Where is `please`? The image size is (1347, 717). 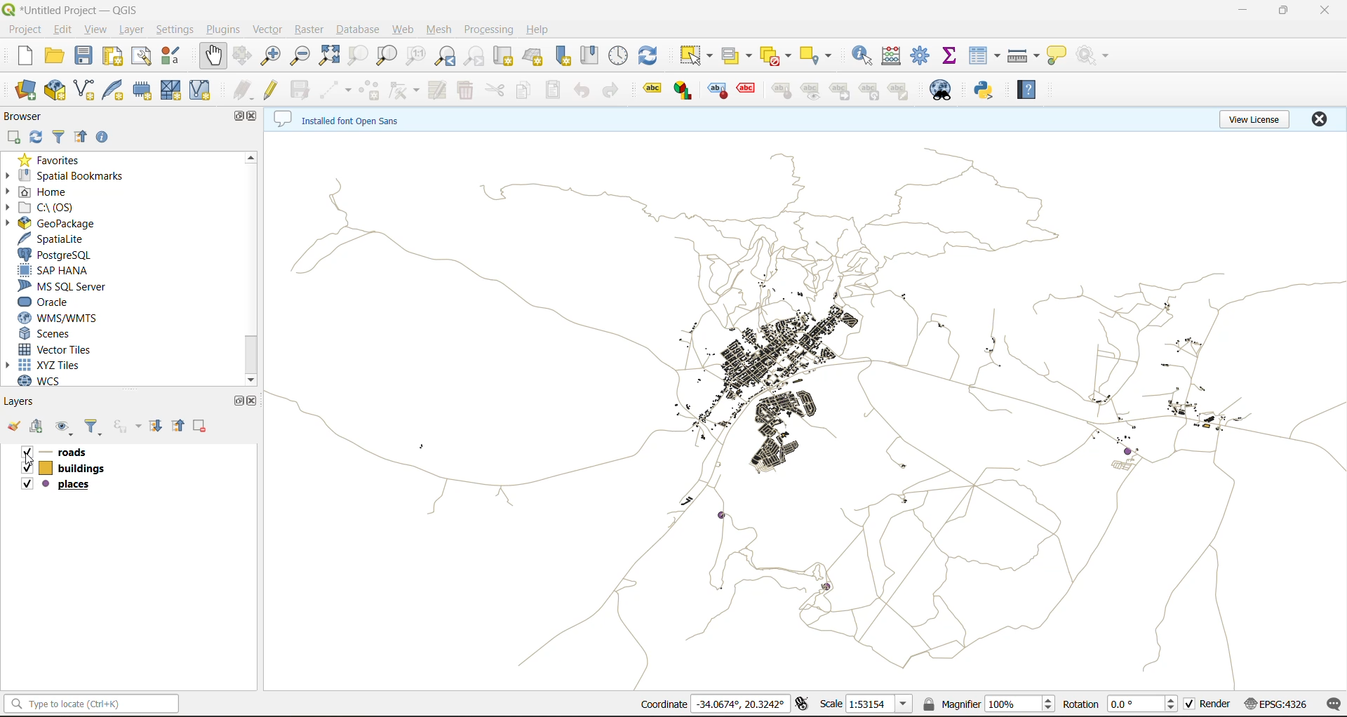 please is located at coordinates (46, 484).